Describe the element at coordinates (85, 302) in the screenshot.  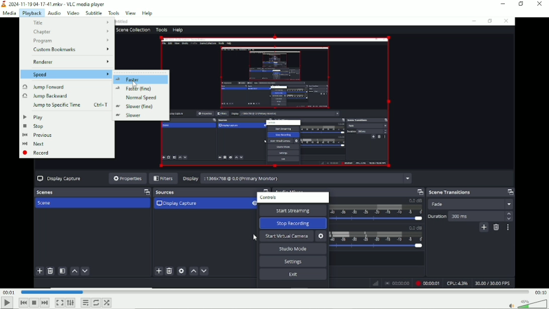
I see `Toggle playlist` at that location.